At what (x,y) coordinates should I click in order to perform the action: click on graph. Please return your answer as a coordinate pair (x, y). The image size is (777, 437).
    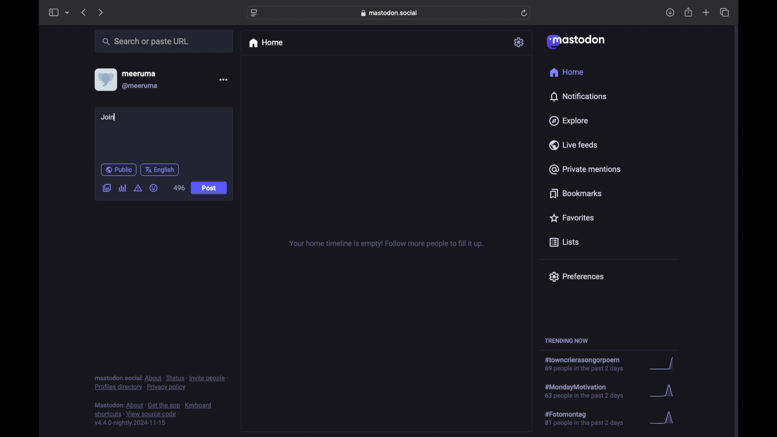
    Looking at the image, I should click on (662, 392).